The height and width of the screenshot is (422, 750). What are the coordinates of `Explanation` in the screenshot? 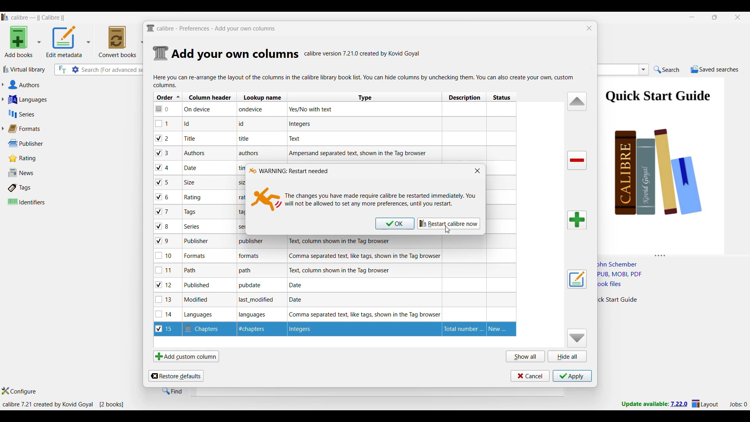 It's located at (300, 284).